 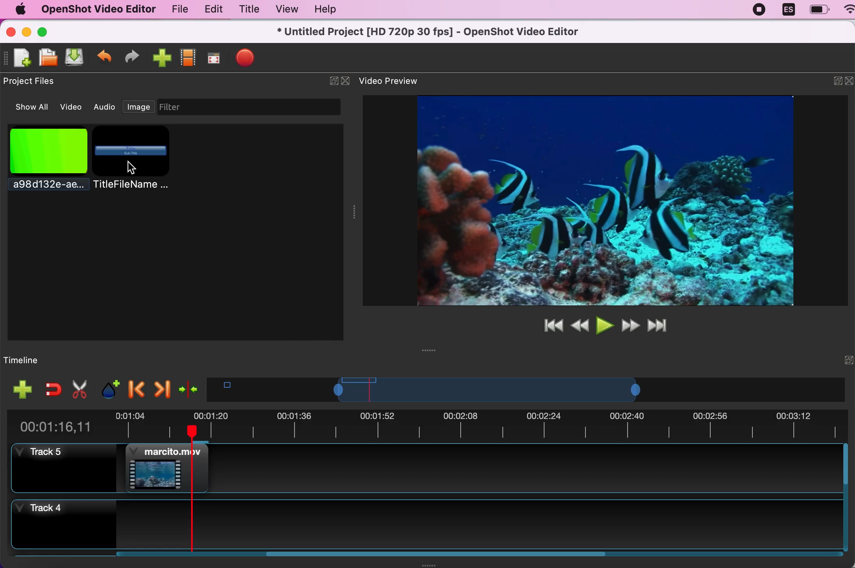 What do you see at coordinates (161, 387) in the screenshot?
I see `next marker` at bounding box center [161, 387].